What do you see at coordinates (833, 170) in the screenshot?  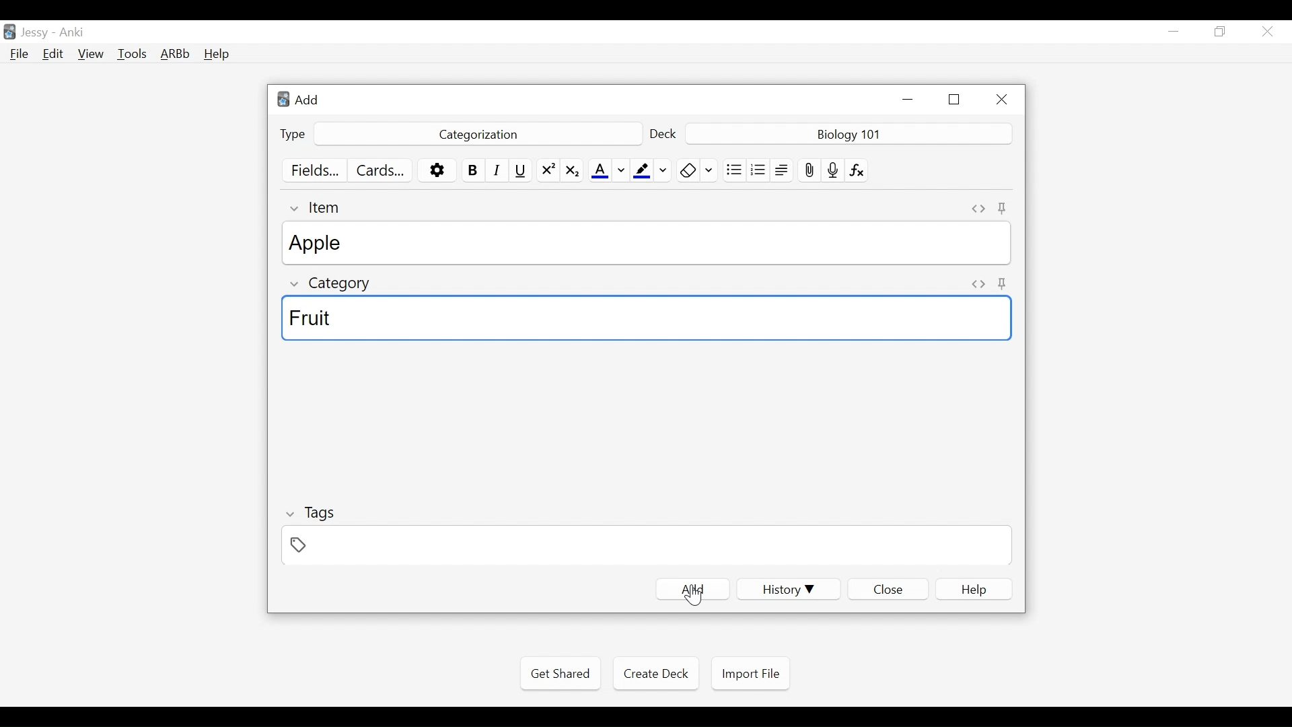 I see `Record audio` at bounding box center [833, 170].